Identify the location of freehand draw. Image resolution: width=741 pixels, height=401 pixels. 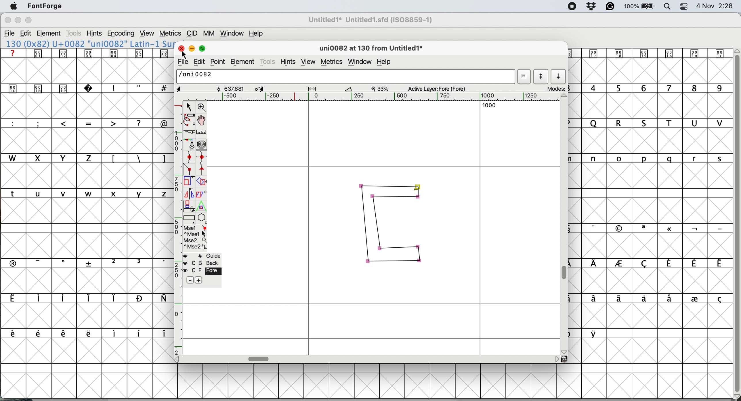
(190, 120).